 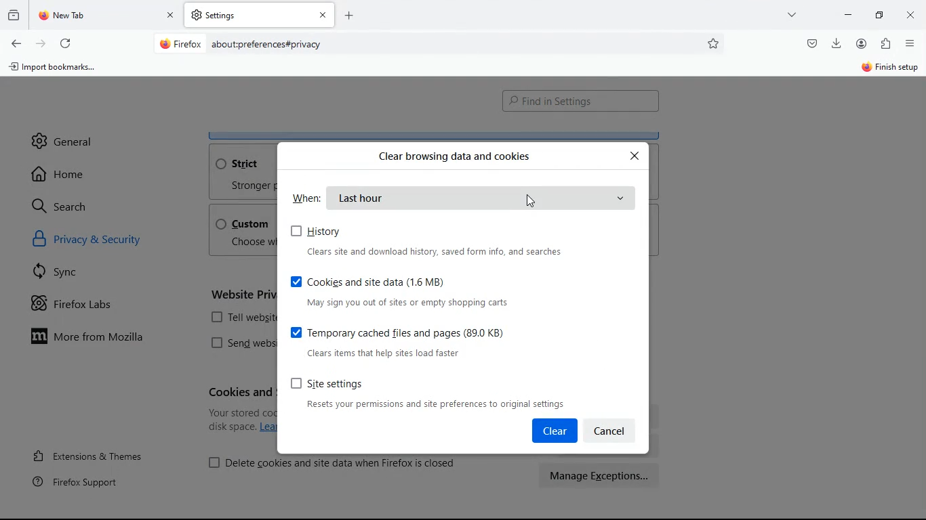 I want to click on forward, so click(x=41, y=43).